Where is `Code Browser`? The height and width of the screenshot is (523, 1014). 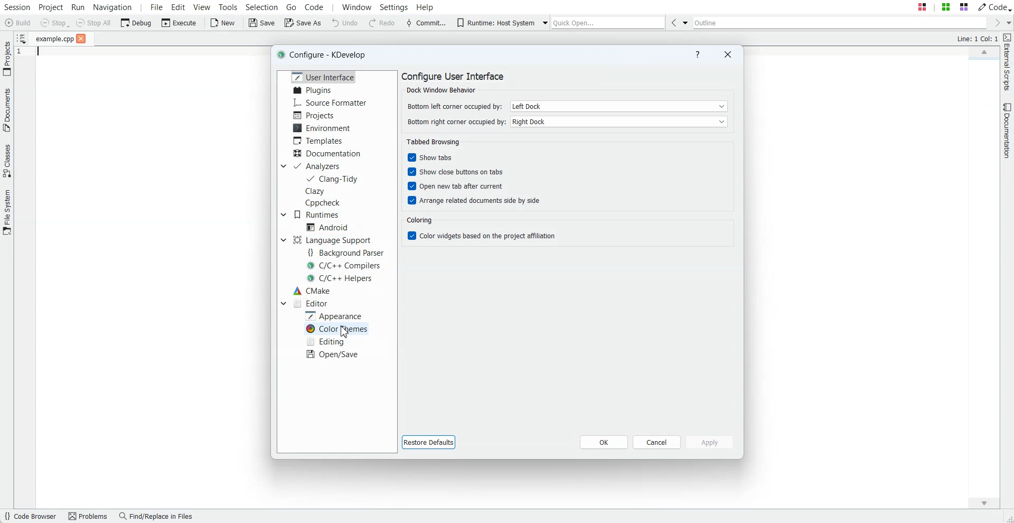
Code Browser is located at coordinates (32, 517).